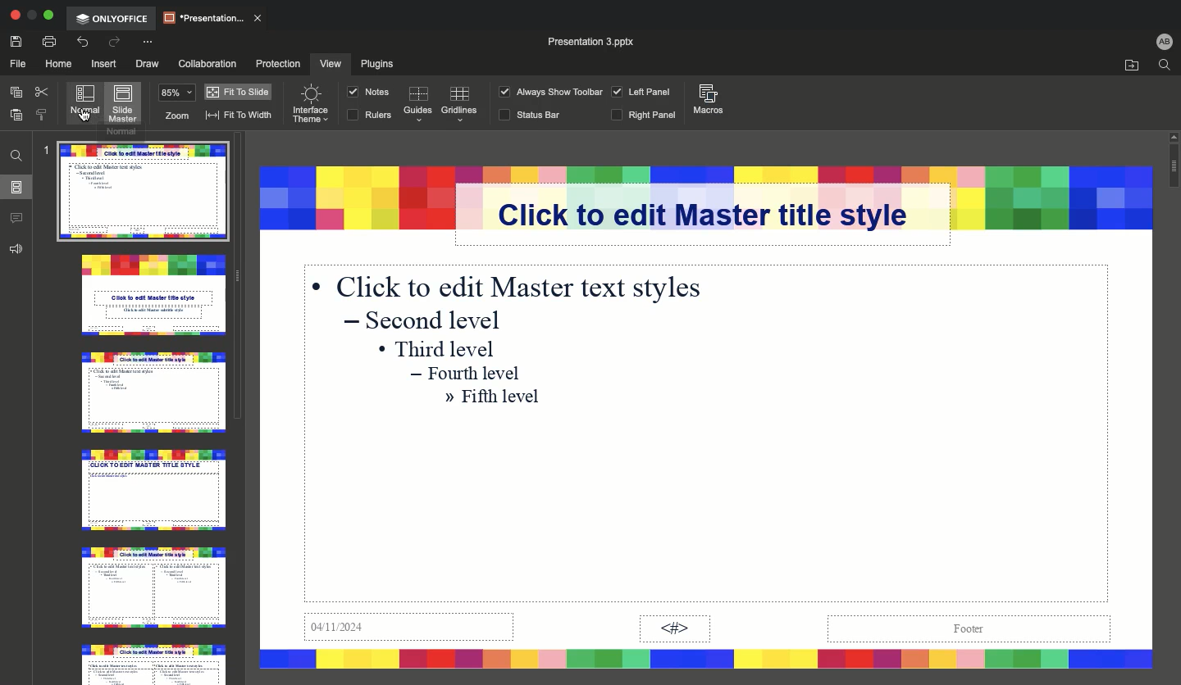 Image resolution: width=1181 pixels, height=685 pixels. What do you see at coordinates (645, 116) in the screenshot?
I see `Right panel` at bounding box center [645, 116].